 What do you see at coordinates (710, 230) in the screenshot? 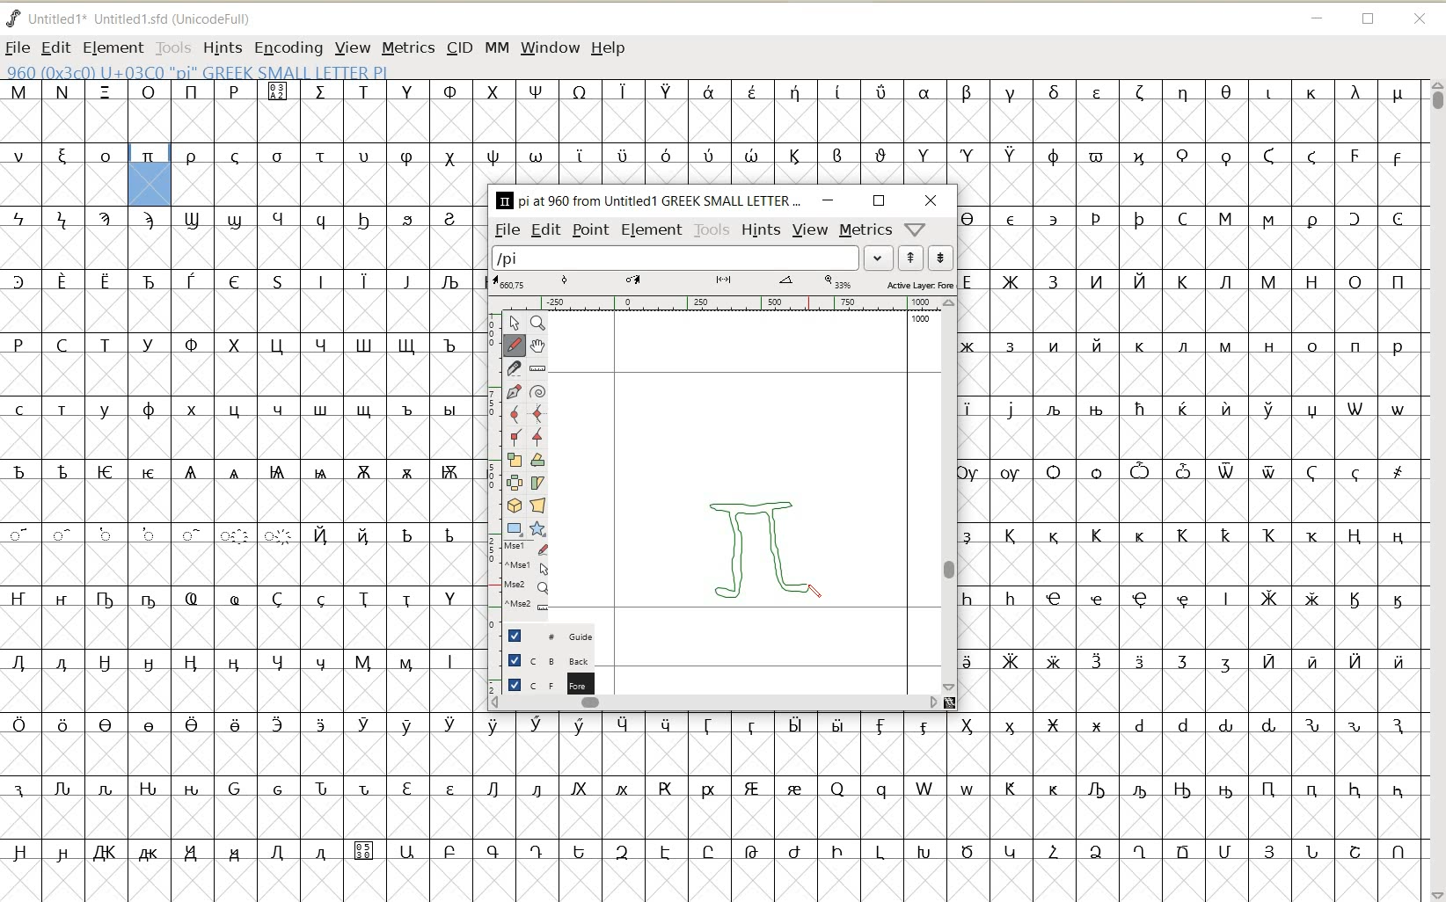
I see `TOOLS` at bounding box center [710, 230].